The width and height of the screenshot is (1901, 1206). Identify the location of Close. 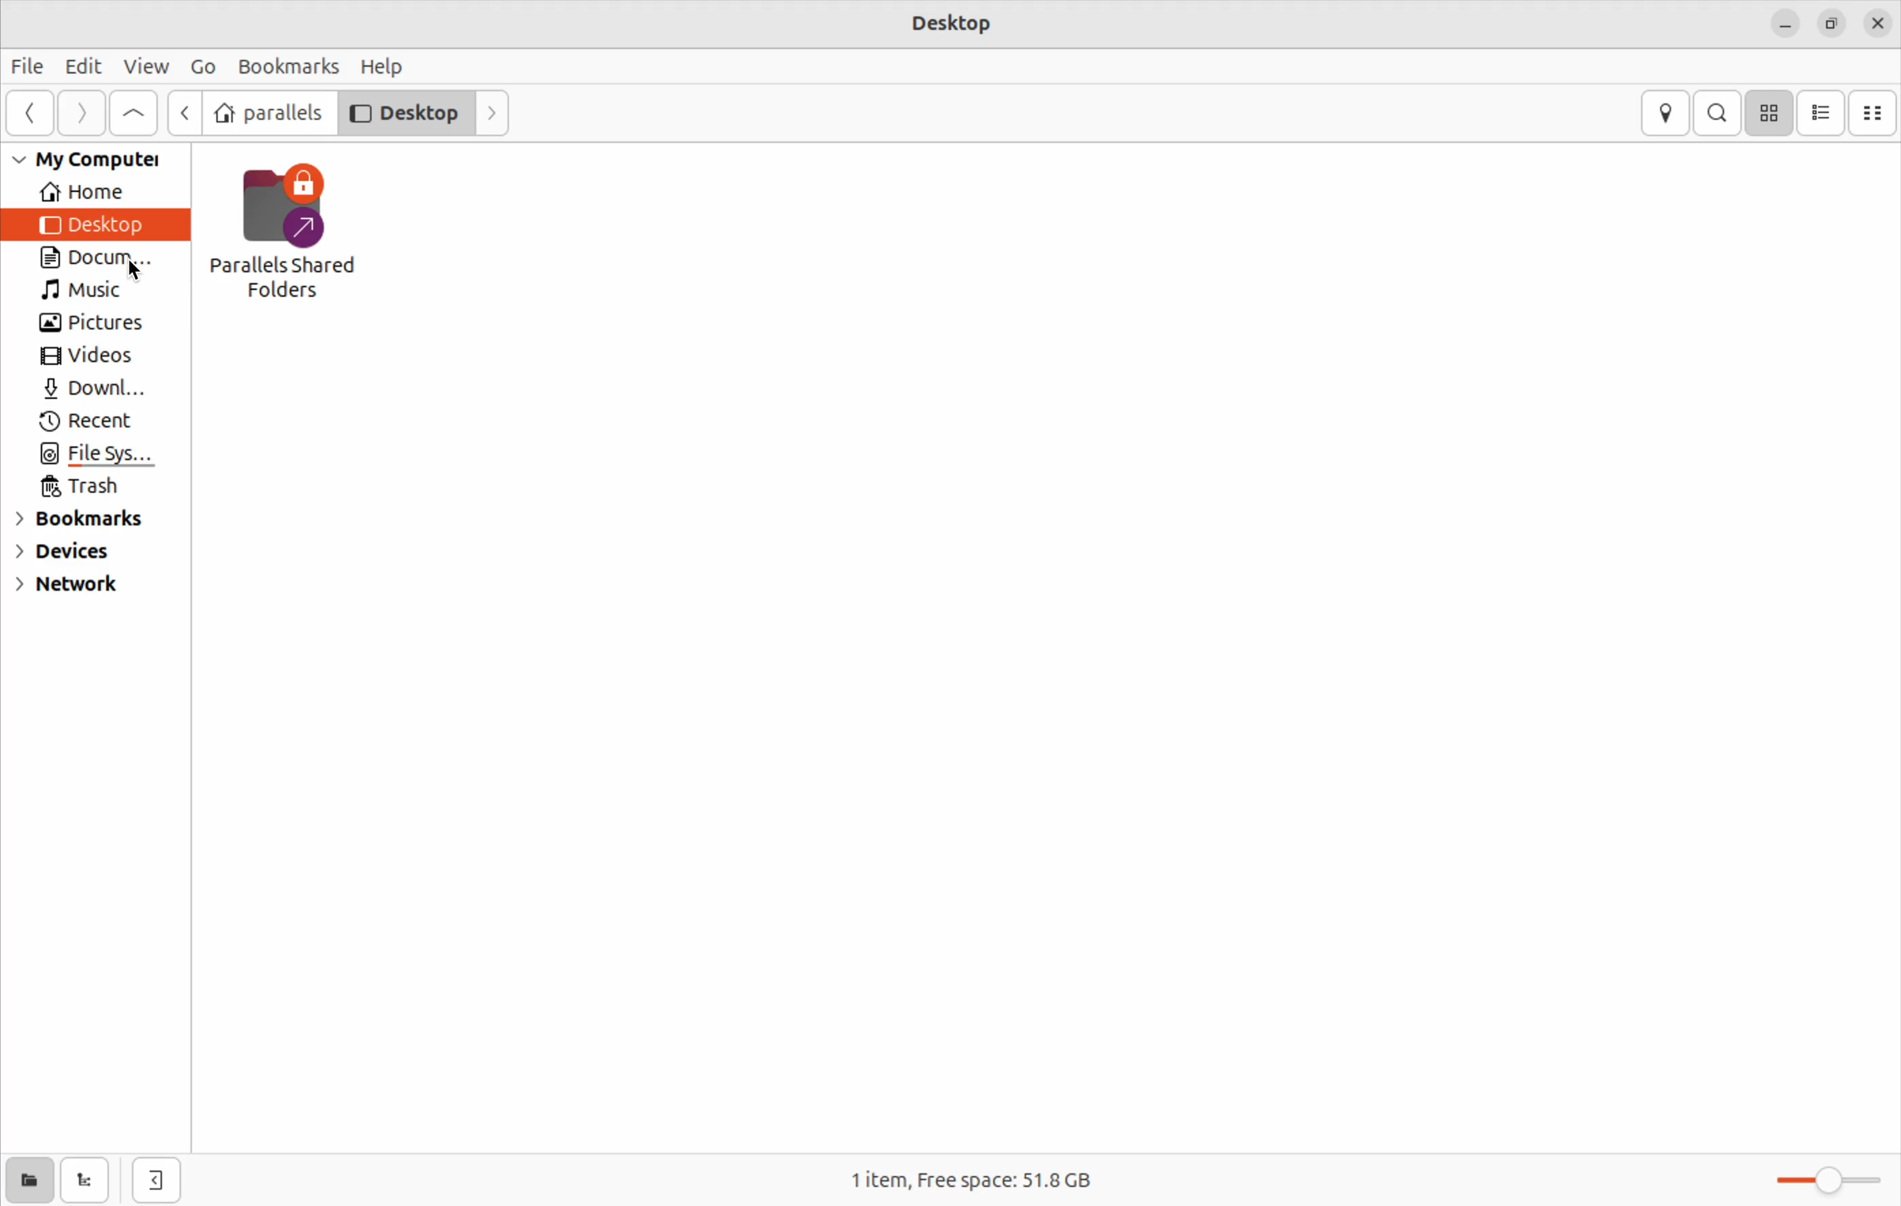
(1880, 21).